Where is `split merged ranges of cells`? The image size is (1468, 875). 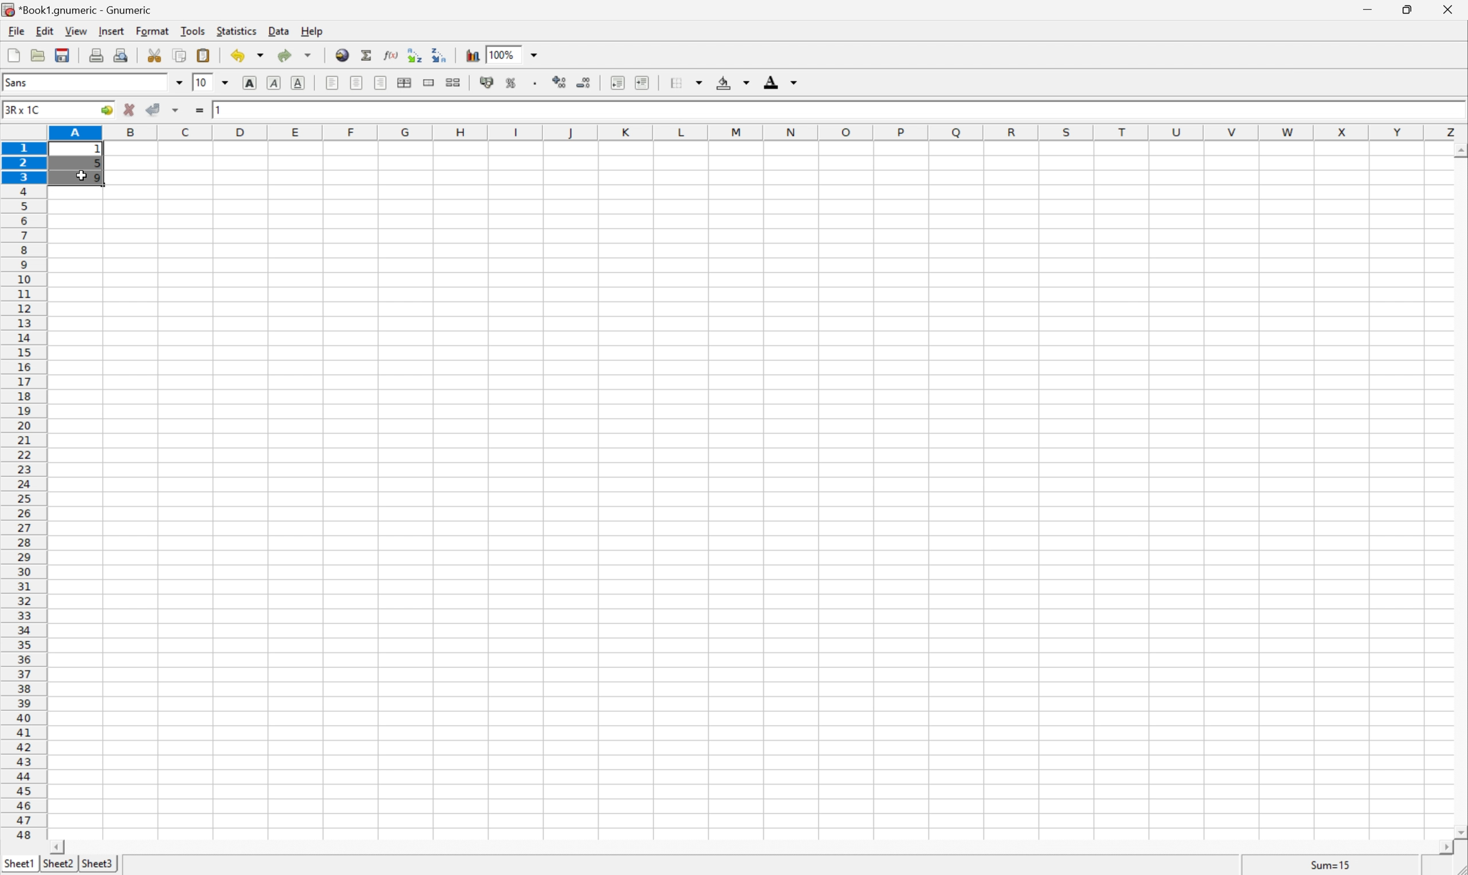
split merged ranges of cells is located at coordinates (455, 81).